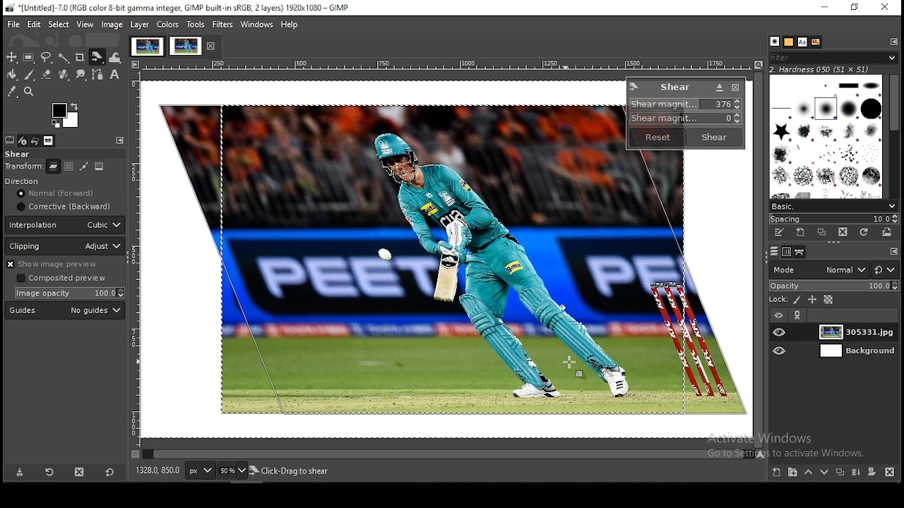 The image size is (904, 508). What do you see at coordinates (814, 301) in the screenshot?
I see `lock position and size` at bounding box center [814, 301].